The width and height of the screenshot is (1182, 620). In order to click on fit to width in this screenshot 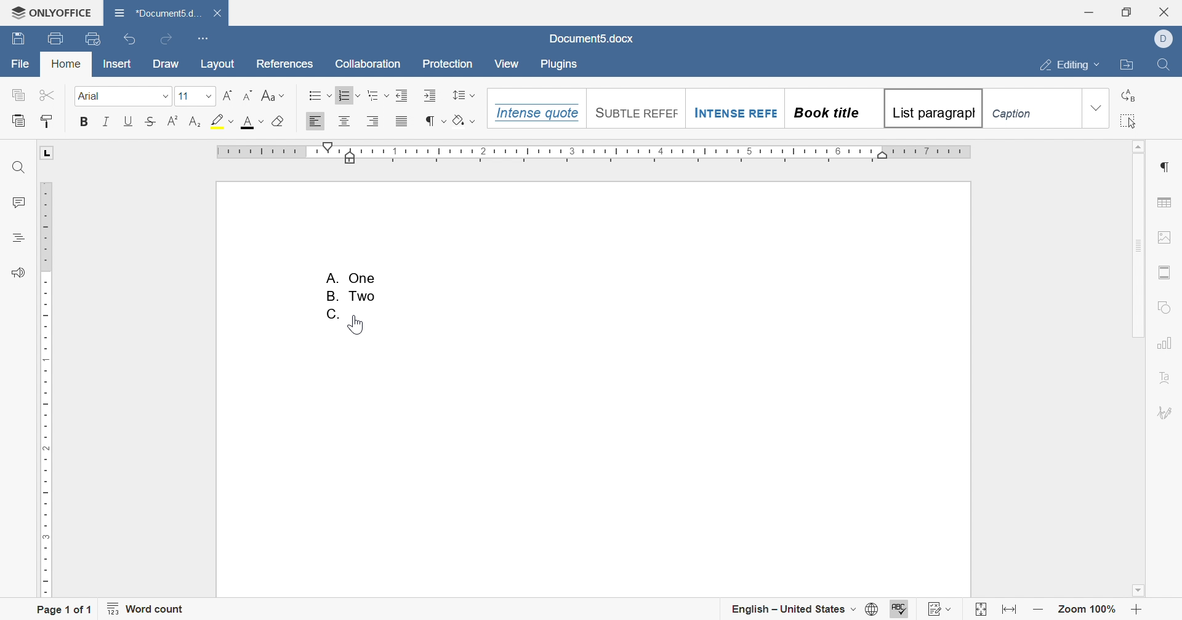, I will do `click(1011, 611)`.